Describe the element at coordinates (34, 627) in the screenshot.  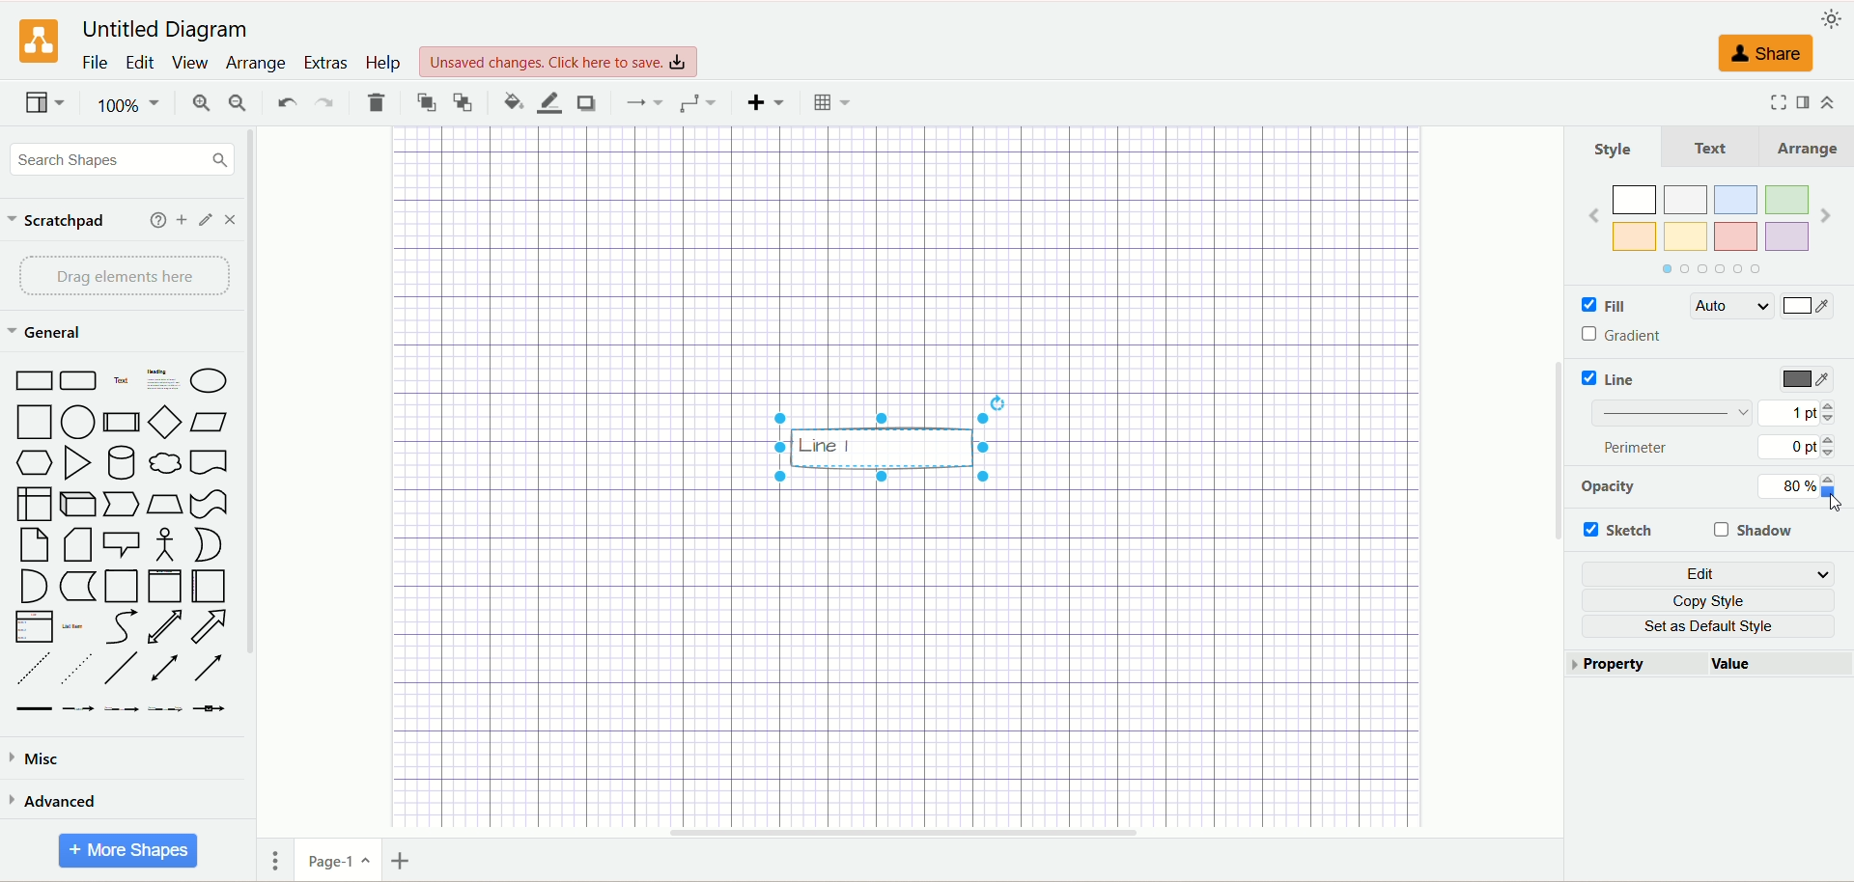
I see `List` at that location.